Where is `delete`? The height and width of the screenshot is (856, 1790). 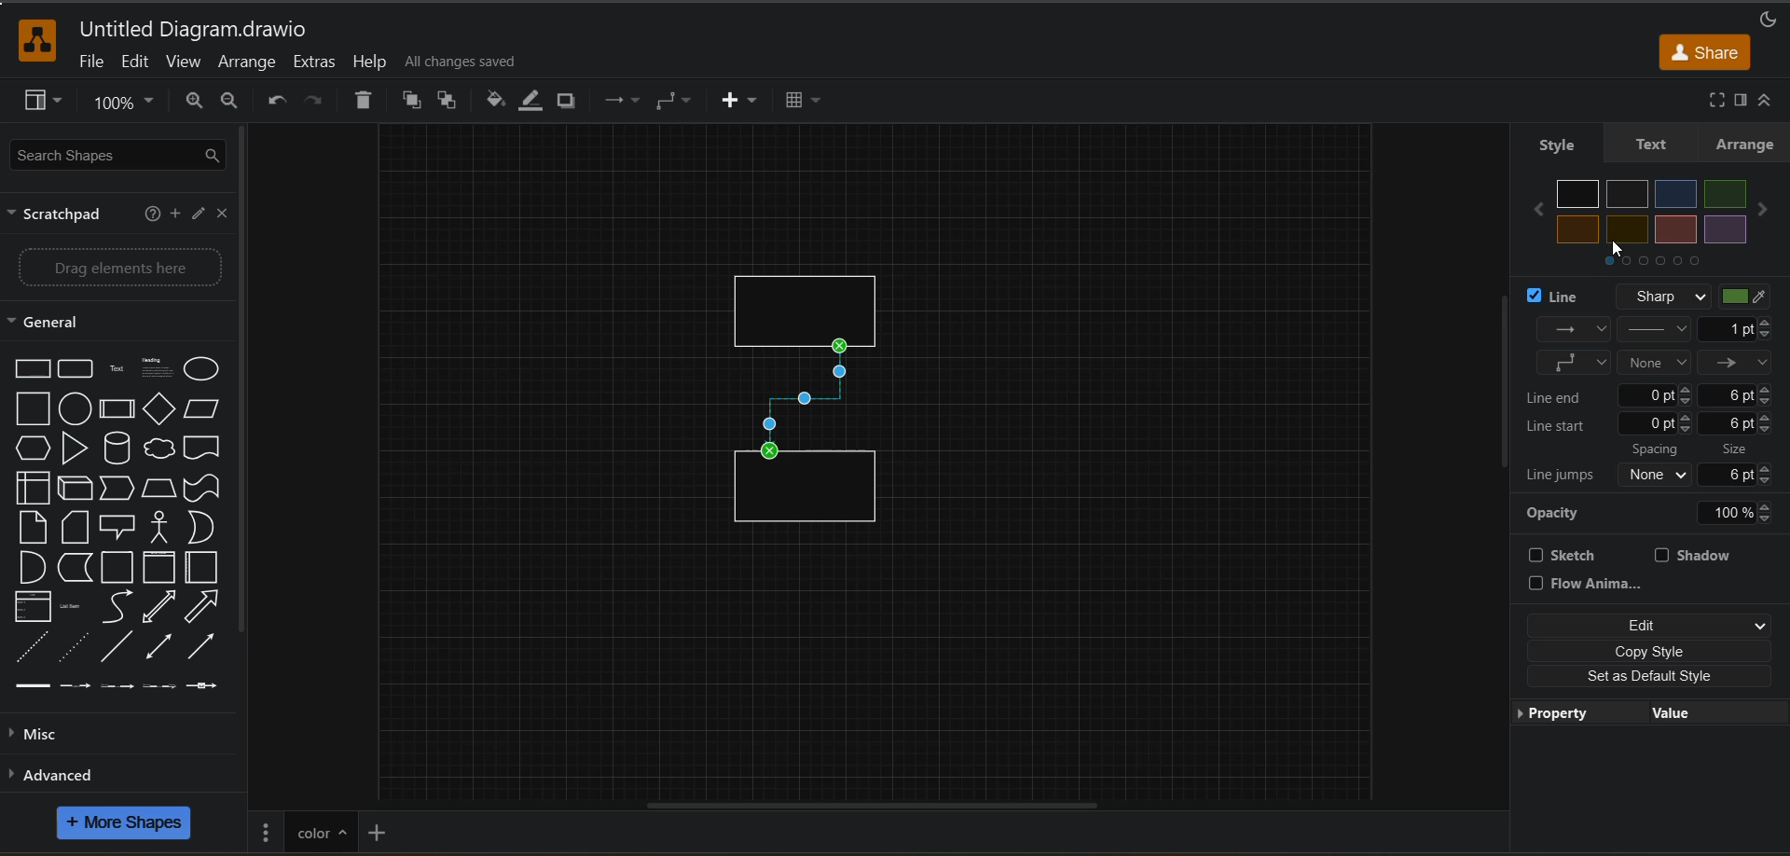
delete is located at coordinates (367, 103).